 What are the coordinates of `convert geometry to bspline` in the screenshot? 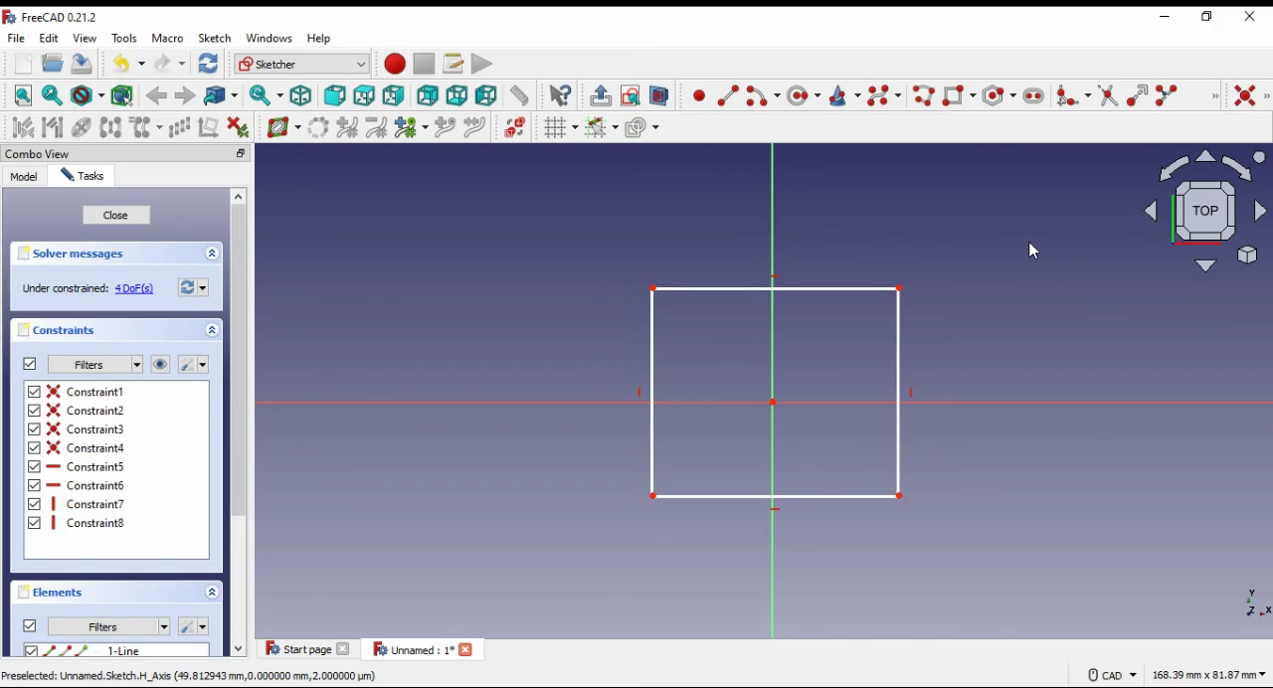 It's located at (319, 128).